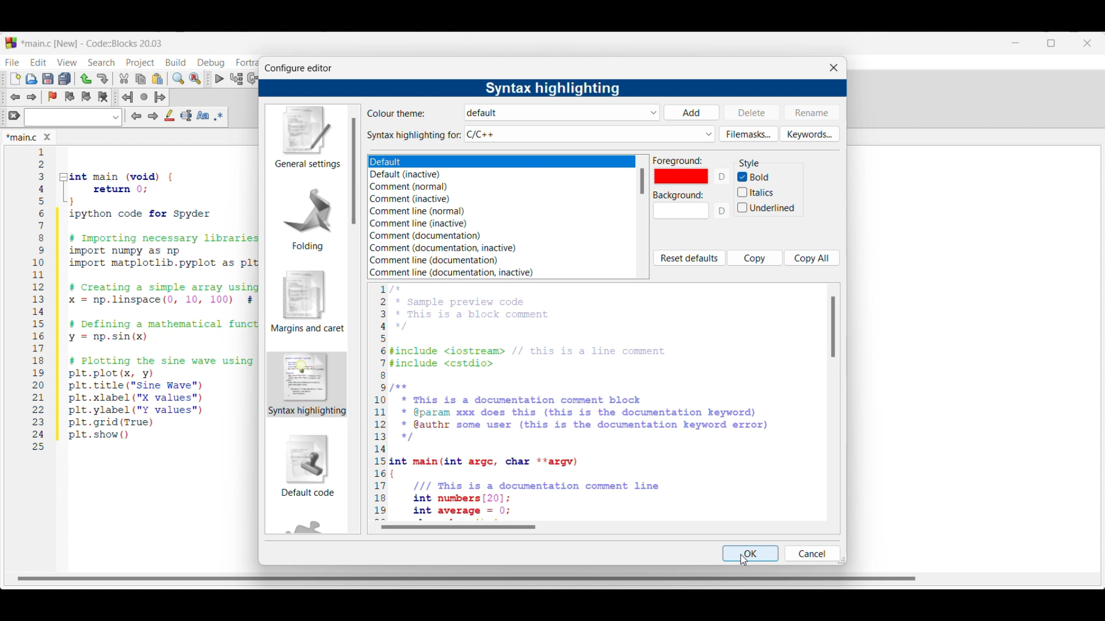 This screenshot has height=621, width=1105. I want to click on Comment (documentation, inactive), so click(452, 248).